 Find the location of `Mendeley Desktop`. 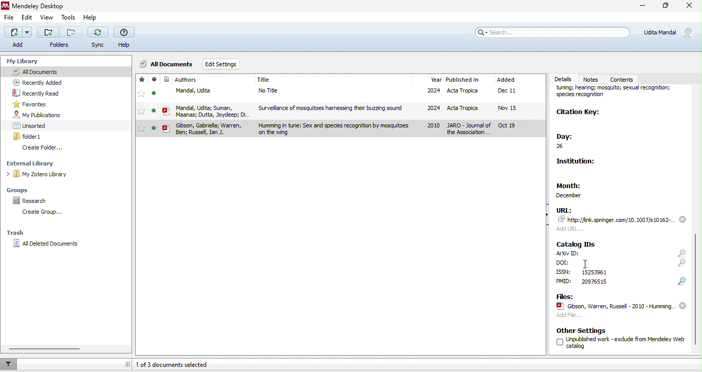

Mendeley Desktop is located at coordinates (42, 7).